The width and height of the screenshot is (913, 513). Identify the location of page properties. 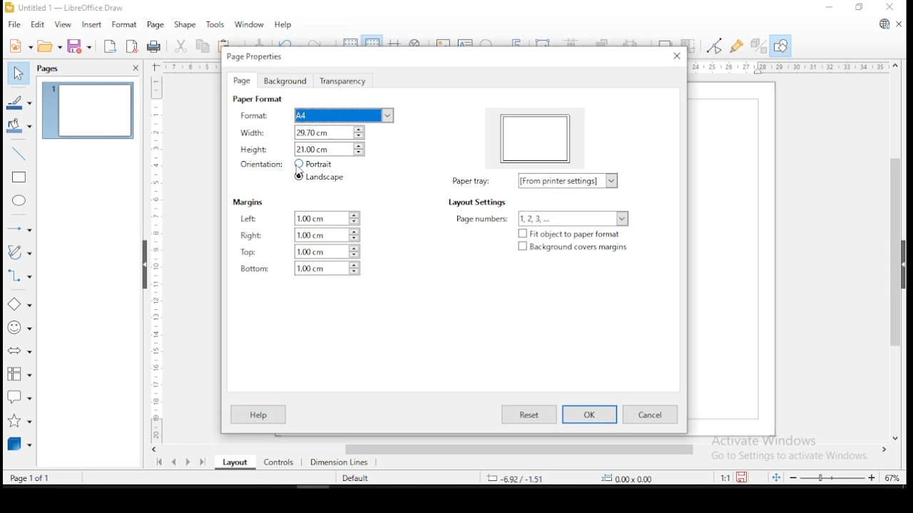
(267, 58).